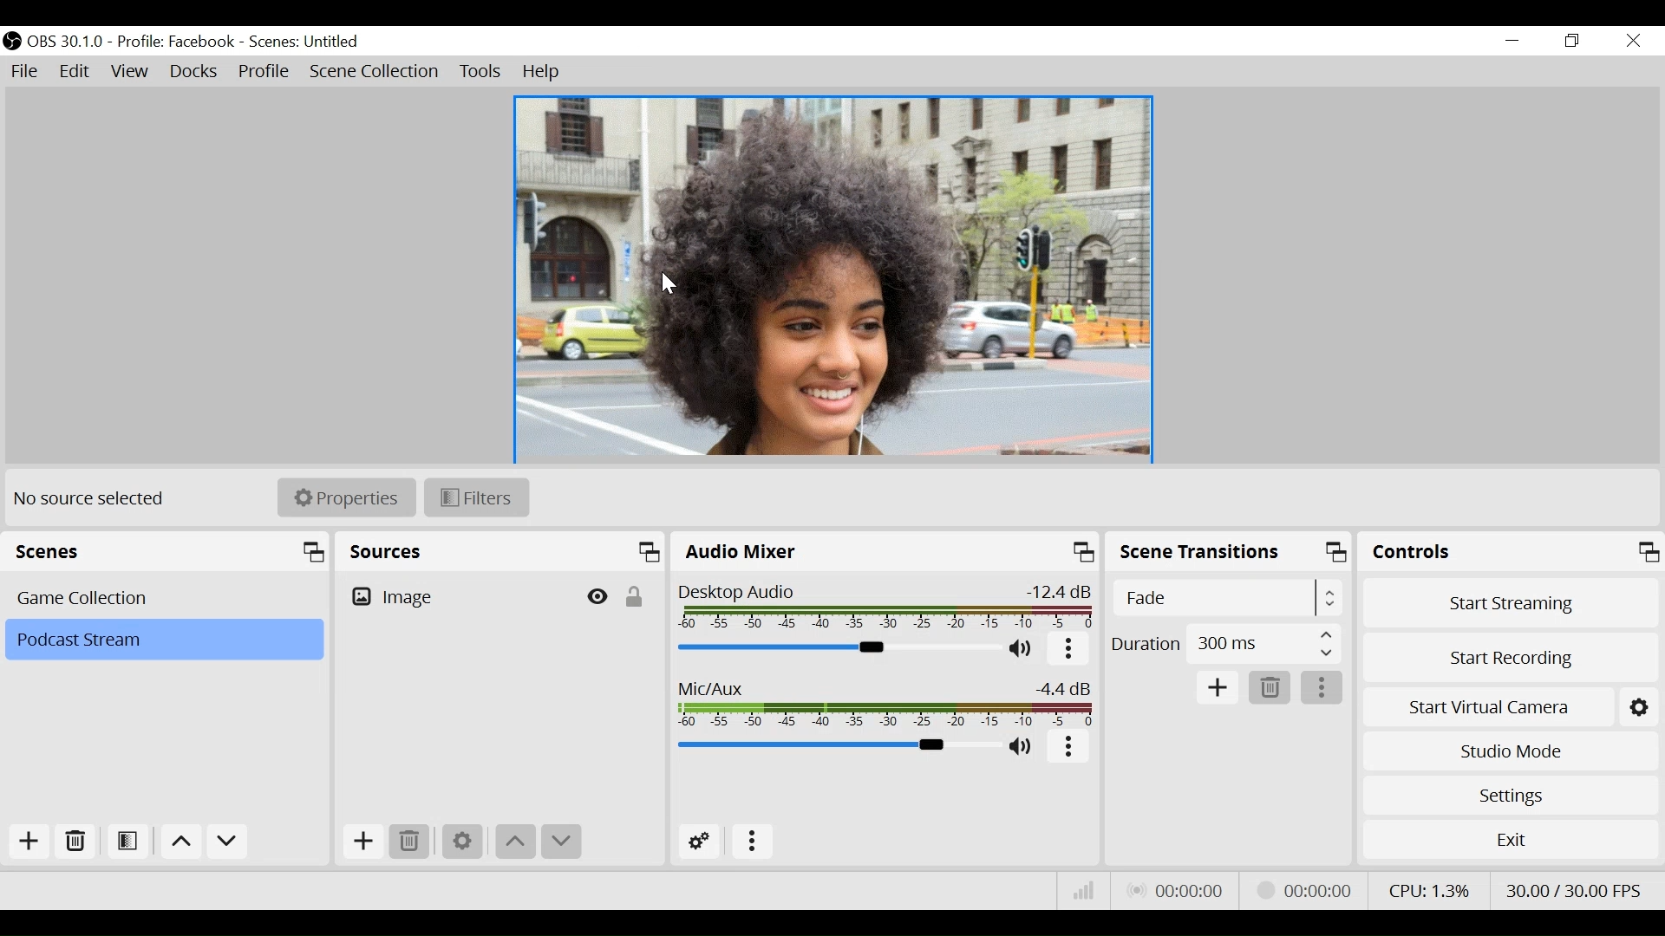 The height and width of the screenshot is (936, 1665). I want to click on Duration, so click(1225, 643).